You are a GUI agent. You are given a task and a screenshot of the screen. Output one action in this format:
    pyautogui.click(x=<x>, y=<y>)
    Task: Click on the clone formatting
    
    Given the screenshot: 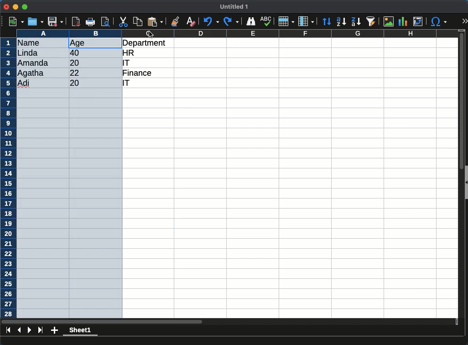 What is the action you would take?
    pyautogui.click(x=176, y=21)
    